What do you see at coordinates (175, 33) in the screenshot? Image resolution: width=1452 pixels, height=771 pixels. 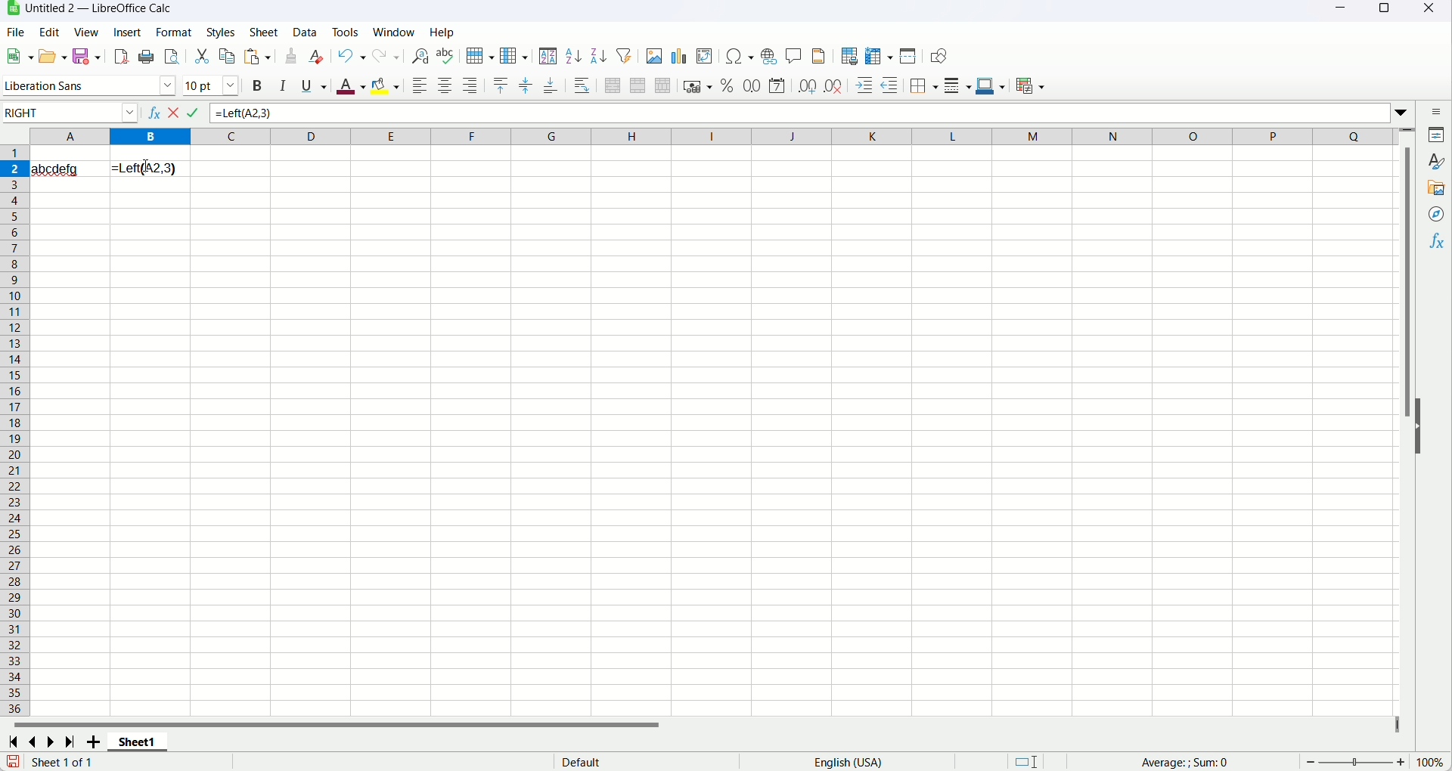 I see `format` at bounding box center [175, 33].